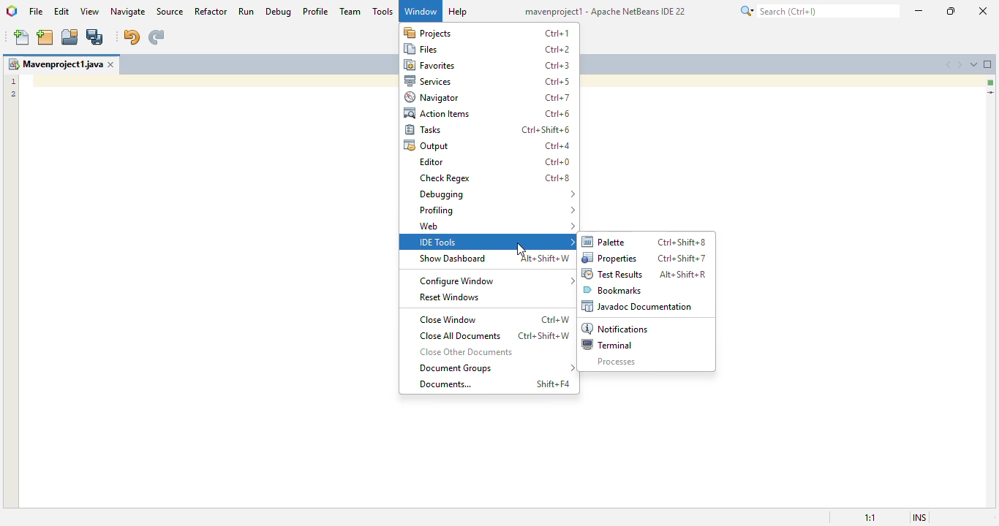  I want to click on shortcut for close all documents, so click(543, 335).